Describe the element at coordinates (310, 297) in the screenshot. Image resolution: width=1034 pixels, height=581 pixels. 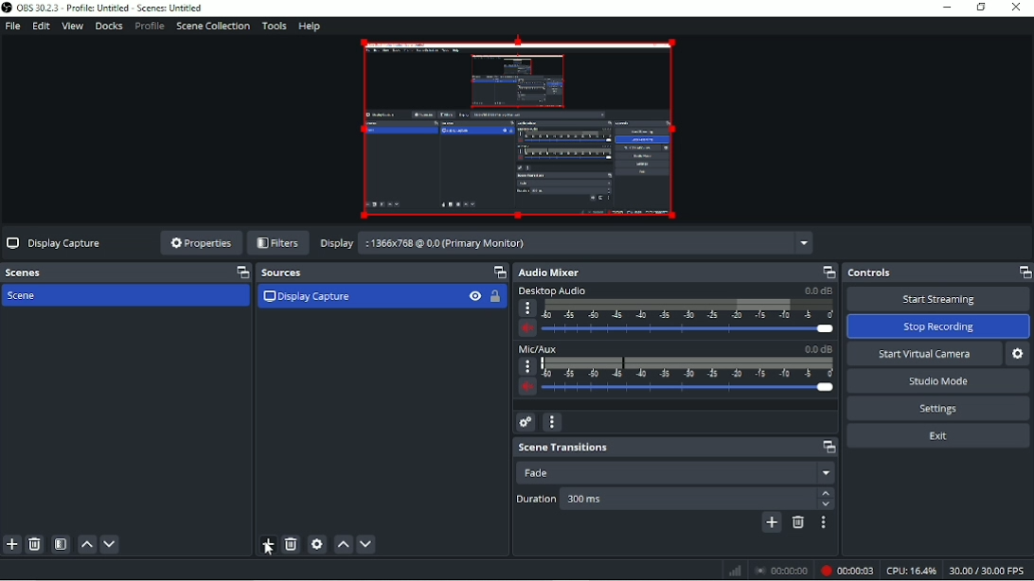
I see `Display capture` at that location.